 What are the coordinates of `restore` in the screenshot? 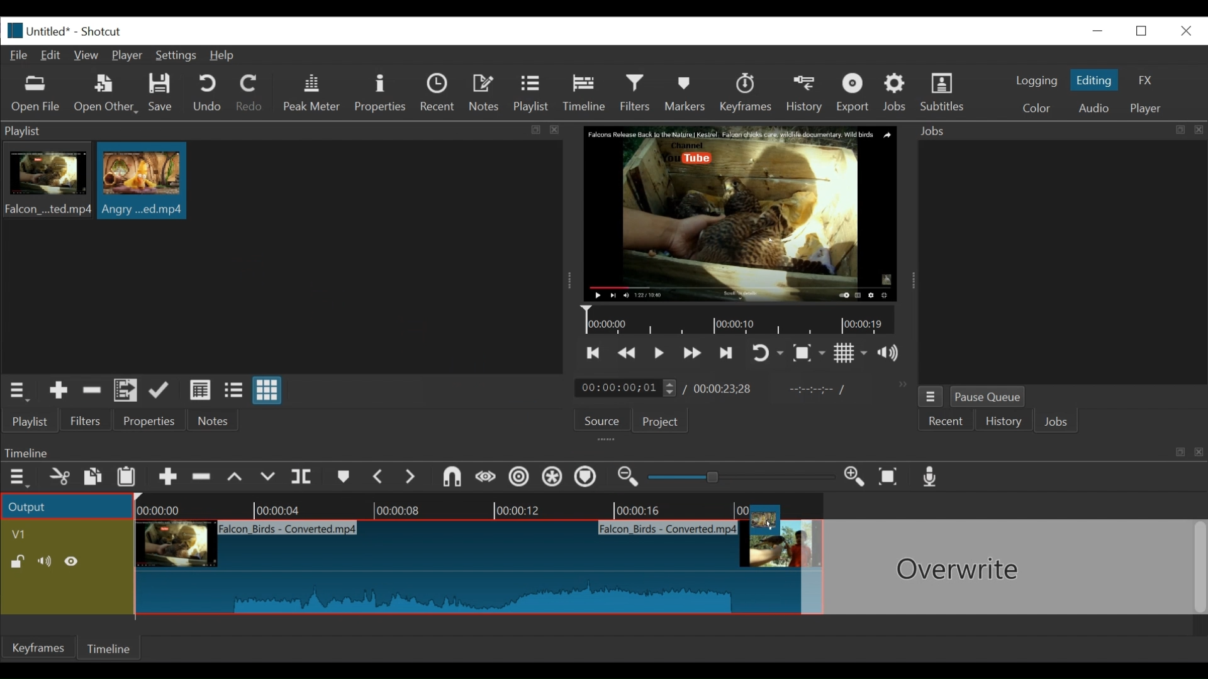 It's located at (1145, 30).